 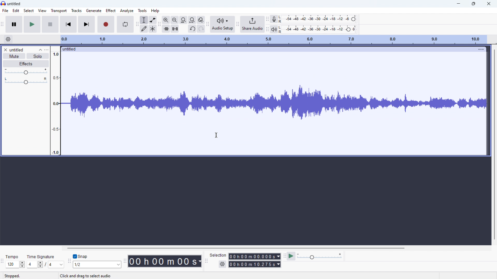 I want to click on record, so click(x=106, y=24).